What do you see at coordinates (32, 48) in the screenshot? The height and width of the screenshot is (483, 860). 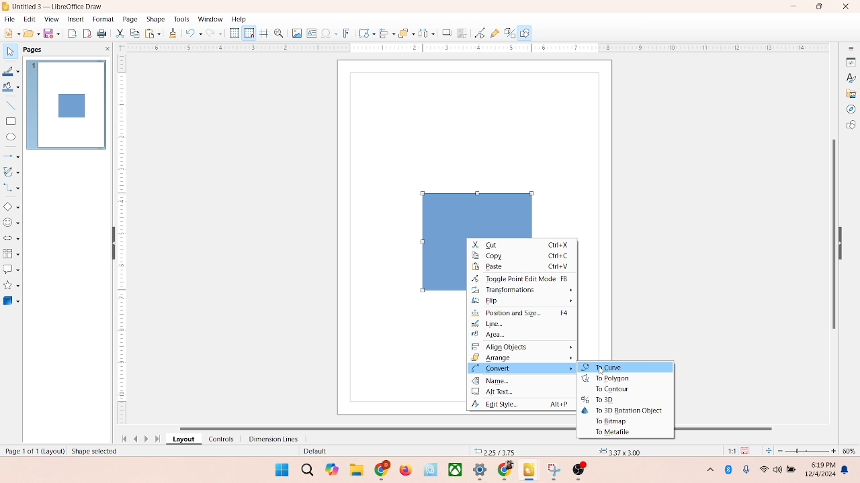 I see `pages` at bounding box center [32, 48].